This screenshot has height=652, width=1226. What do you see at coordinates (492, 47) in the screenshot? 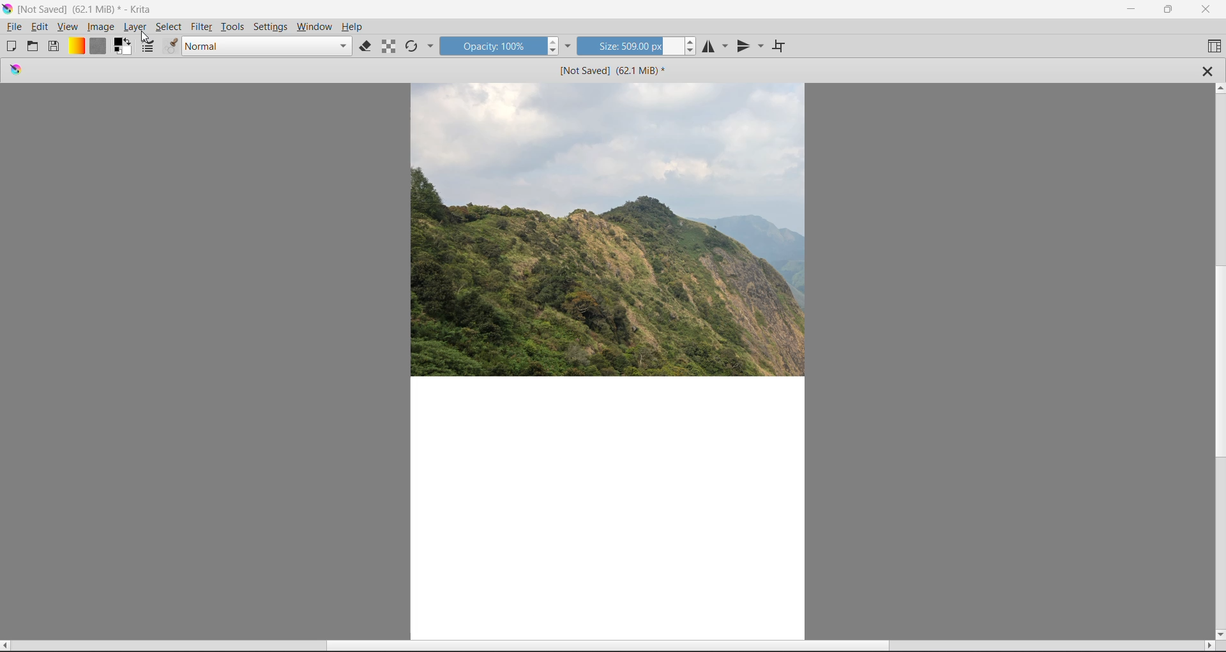
I see `Opacity` at bounding box center [492, 47].